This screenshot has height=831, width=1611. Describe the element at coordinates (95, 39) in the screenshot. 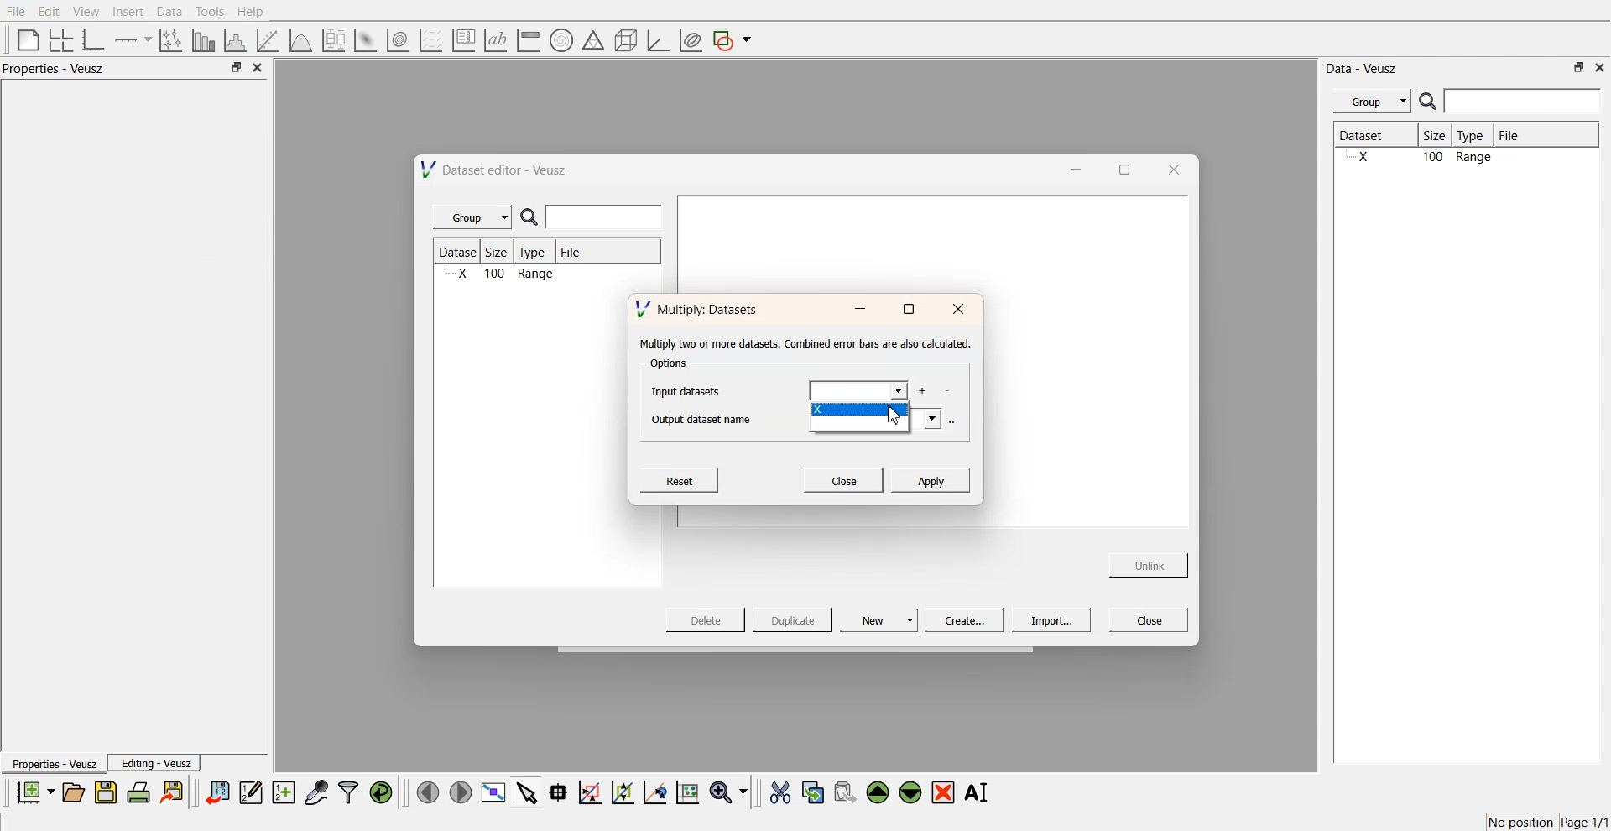

I see `base graphs` at that location.